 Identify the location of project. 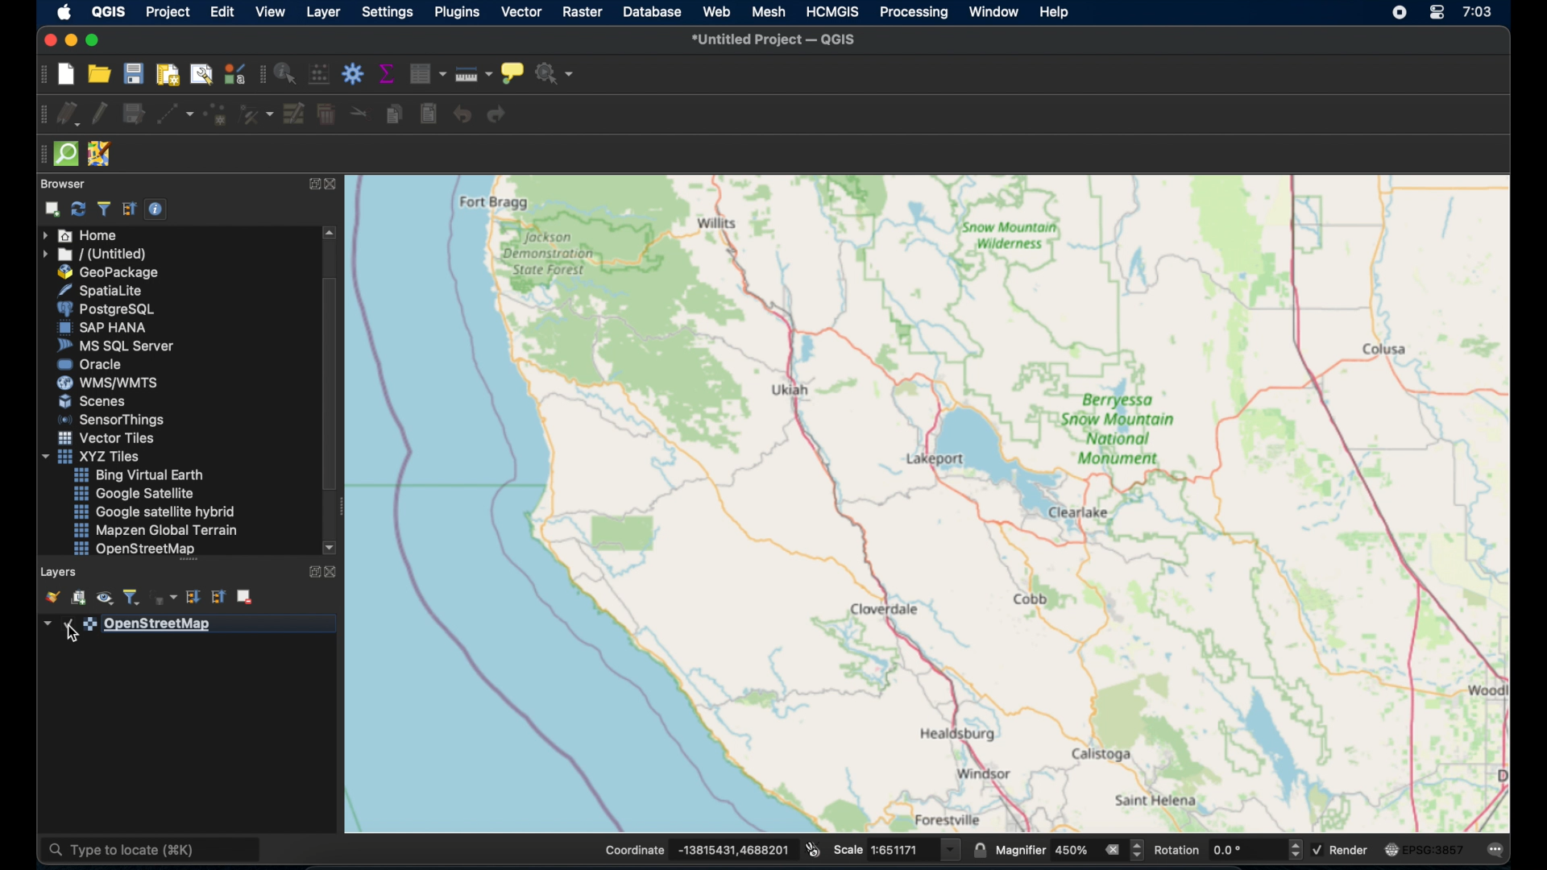
(169, 13).